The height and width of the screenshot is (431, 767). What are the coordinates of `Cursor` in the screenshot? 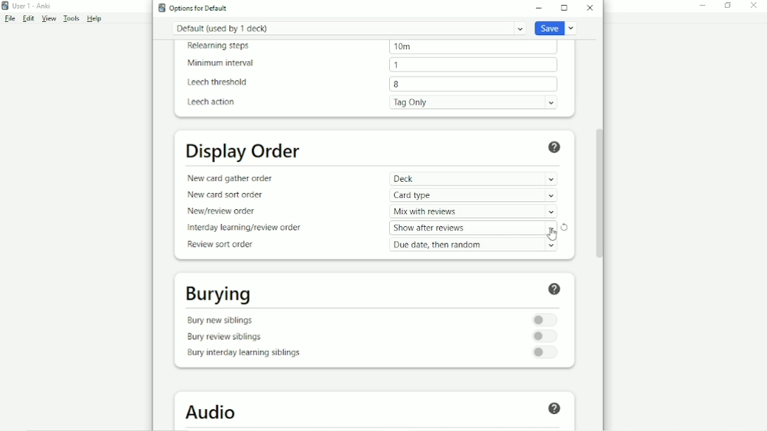 It's located at (552, 234).